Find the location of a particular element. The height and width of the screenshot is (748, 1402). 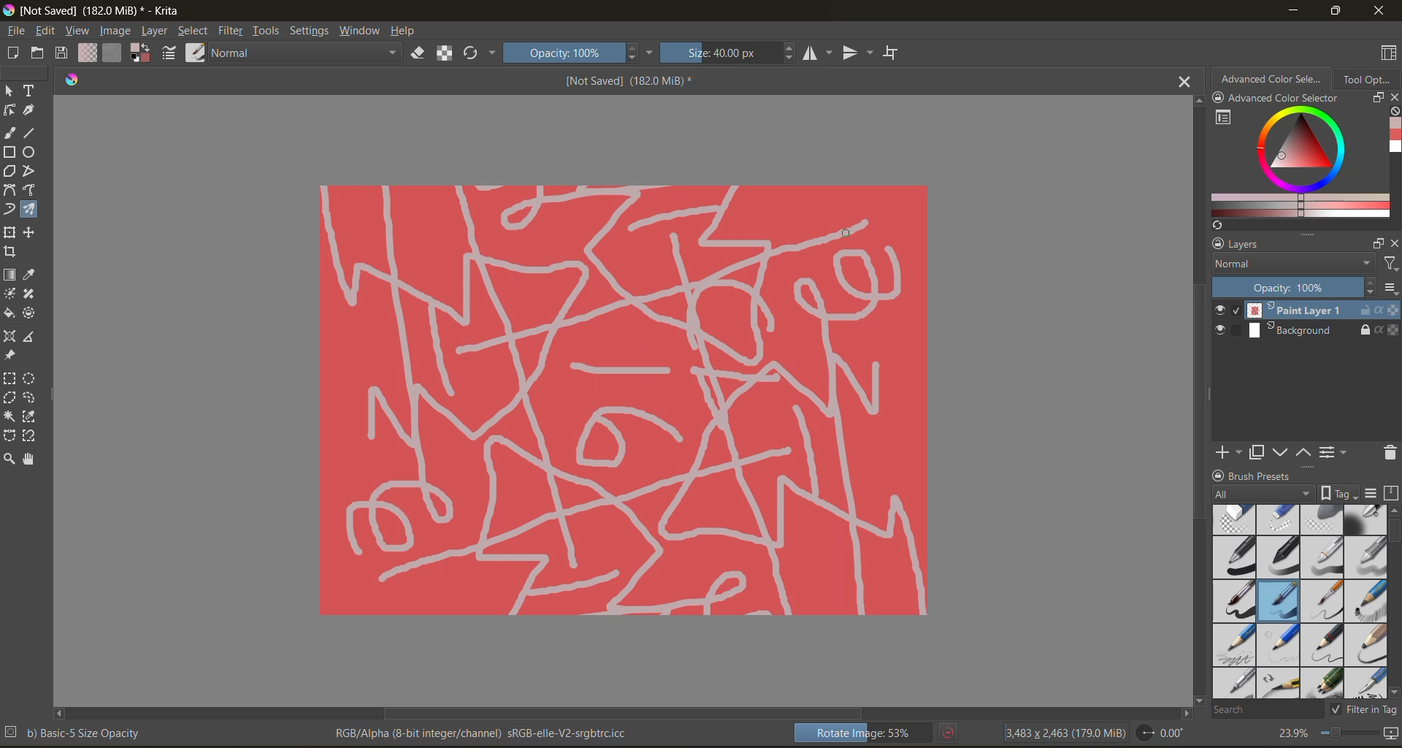

opacity is located at coordinates (1291, 287).